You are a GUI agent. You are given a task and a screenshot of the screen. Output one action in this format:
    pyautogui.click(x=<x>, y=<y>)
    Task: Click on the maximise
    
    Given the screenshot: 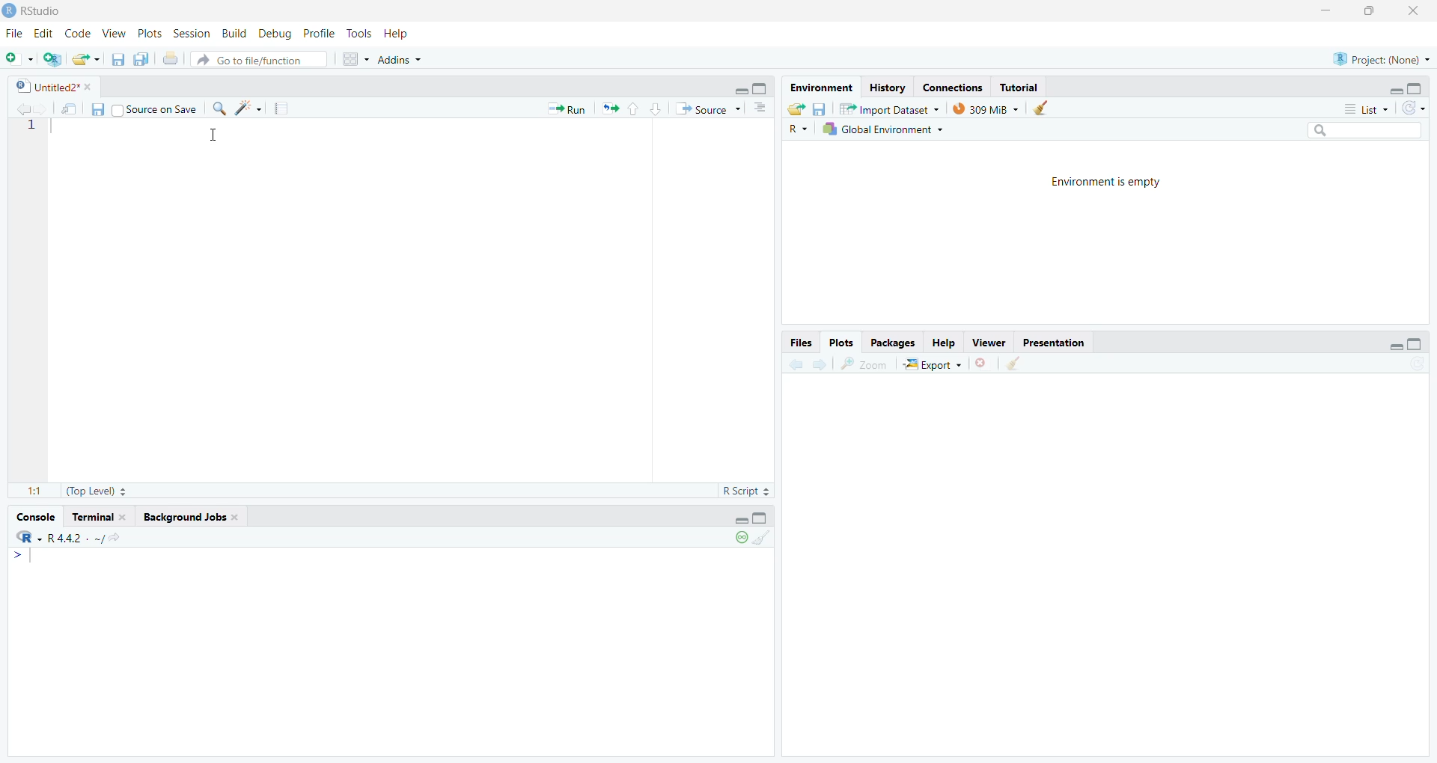 What is the action you would take?
    pyautogui.click(x=761, y=88)
    